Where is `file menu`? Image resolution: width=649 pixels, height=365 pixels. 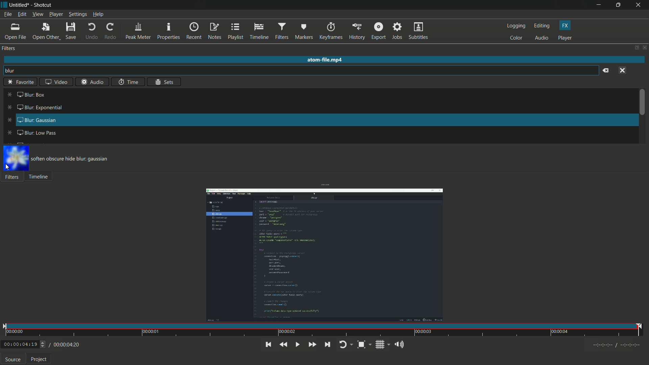 file menu is located at coordinates (8, 15).